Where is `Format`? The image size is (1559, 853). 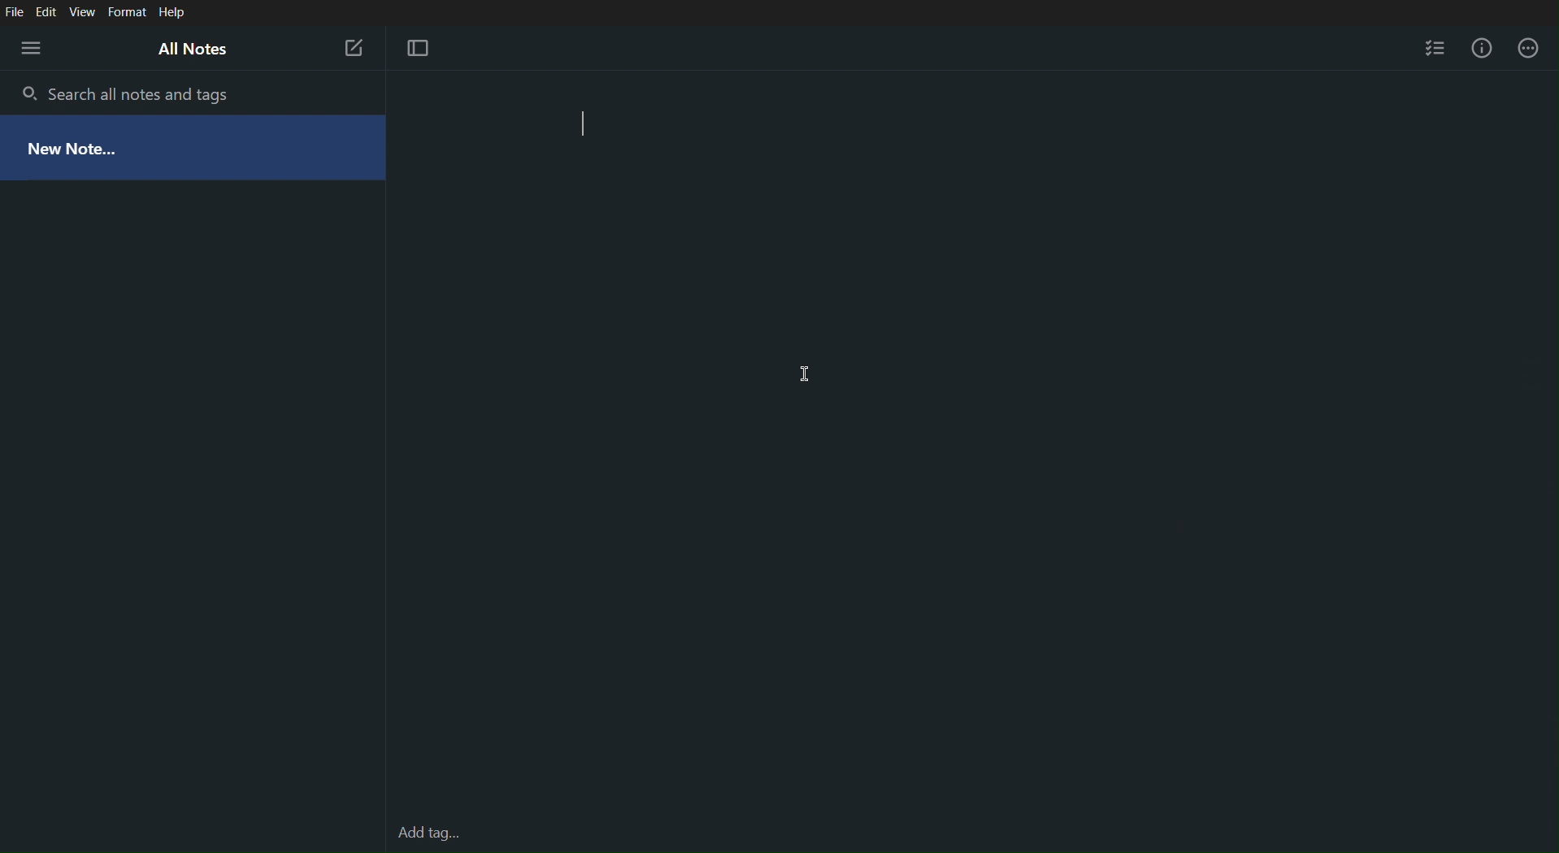
Format is located at coordinates (125, 13).